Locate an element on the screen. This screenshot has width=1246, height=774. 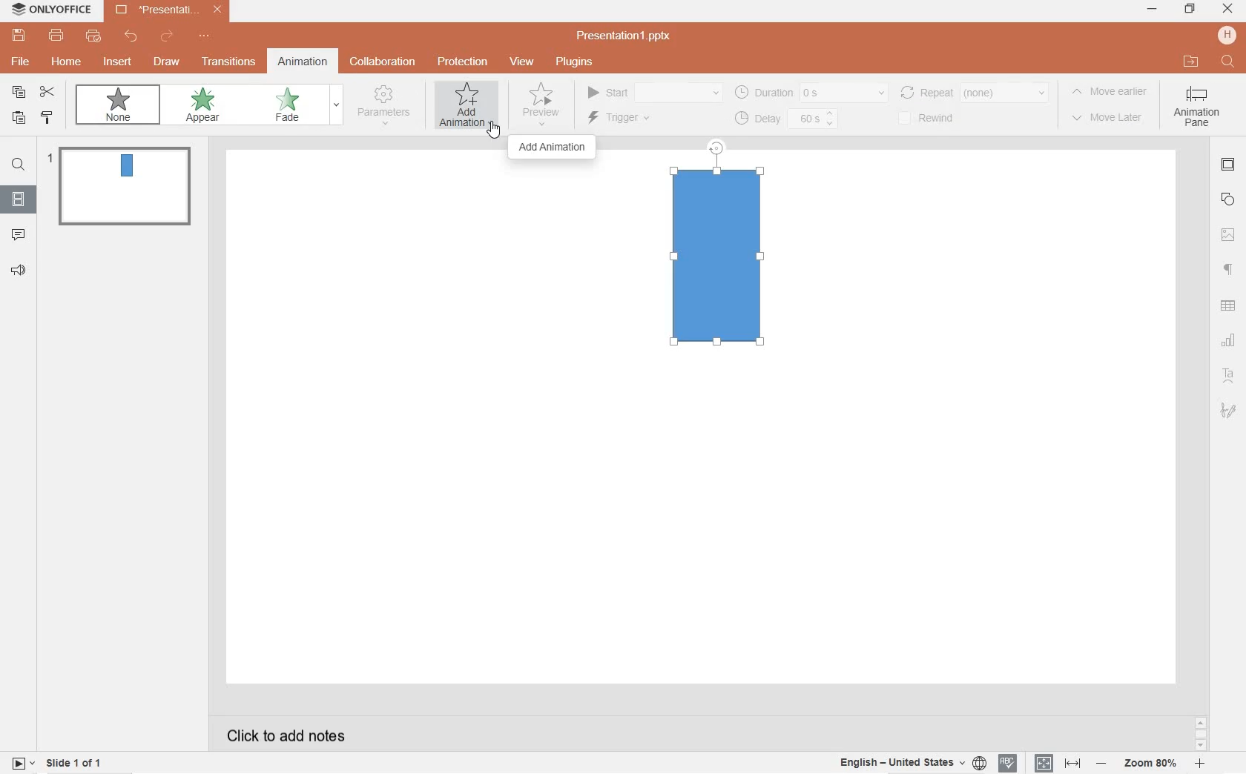
English - United States is located at coordinates (911, 763).